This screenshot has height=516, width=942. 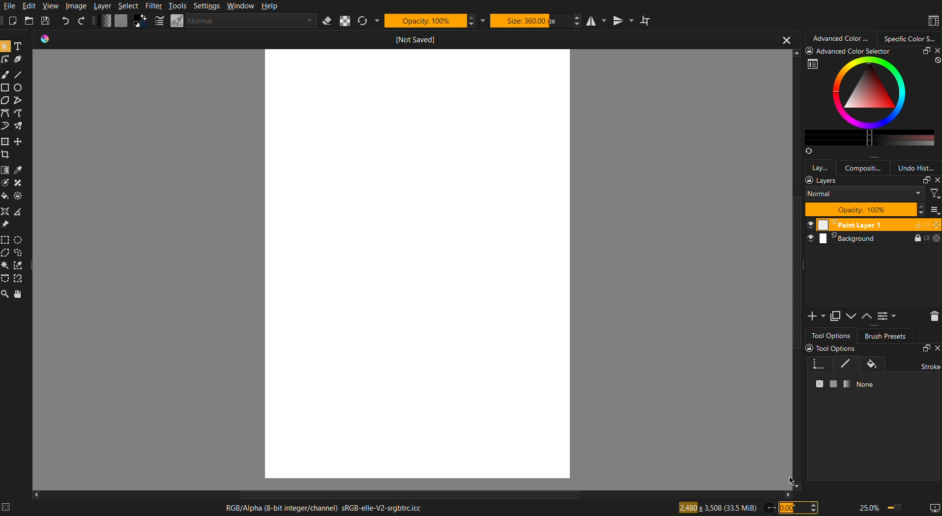 I want to click on Path Selection Tool, so click(x=21, y=100).